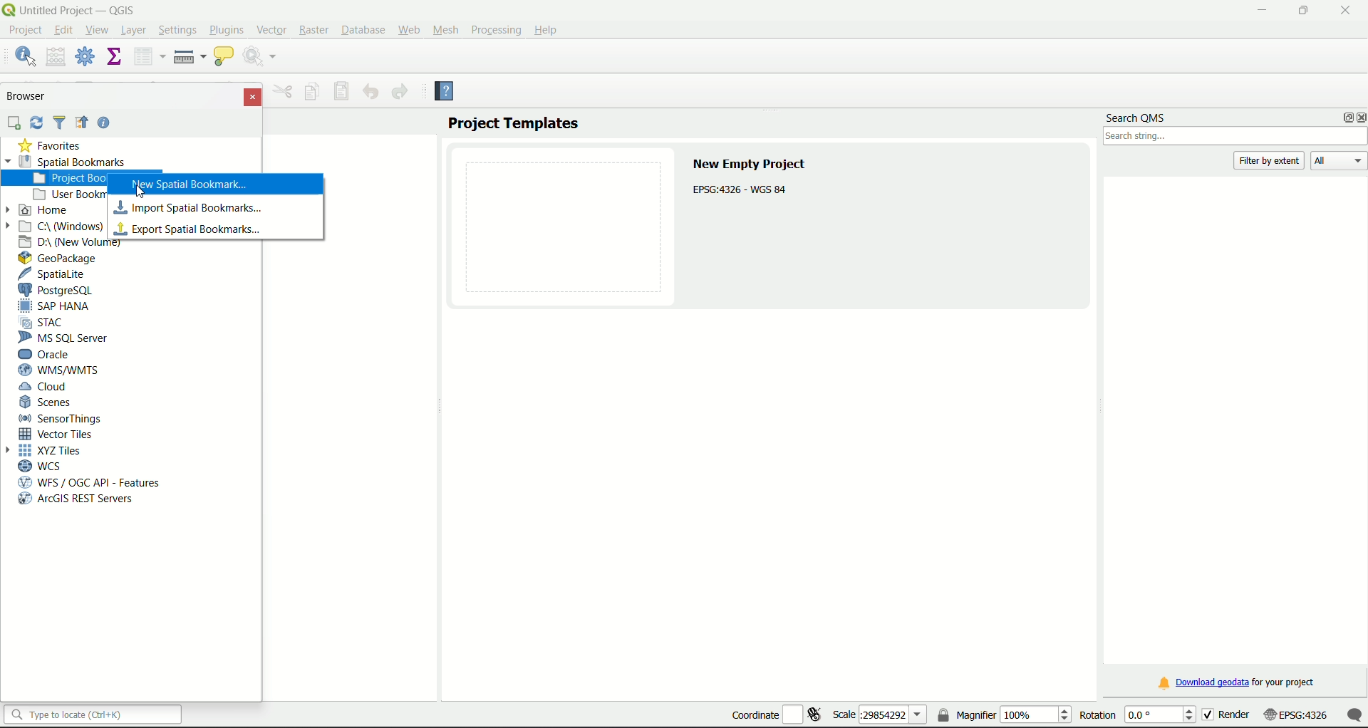  I want to click on Database, so click(361, 30).